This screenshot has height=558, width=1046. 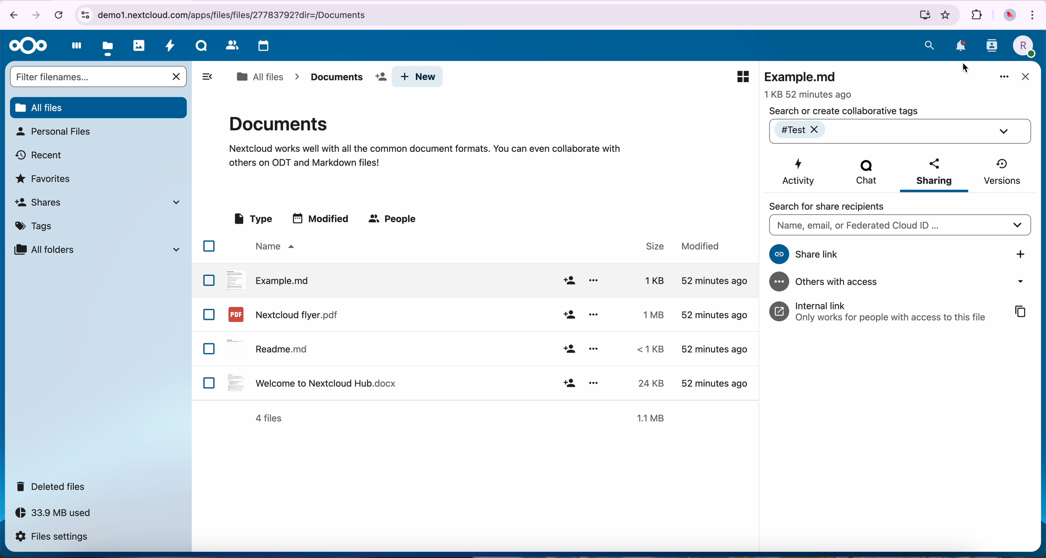 I want to click on favorites, so click(x=45, y=178).